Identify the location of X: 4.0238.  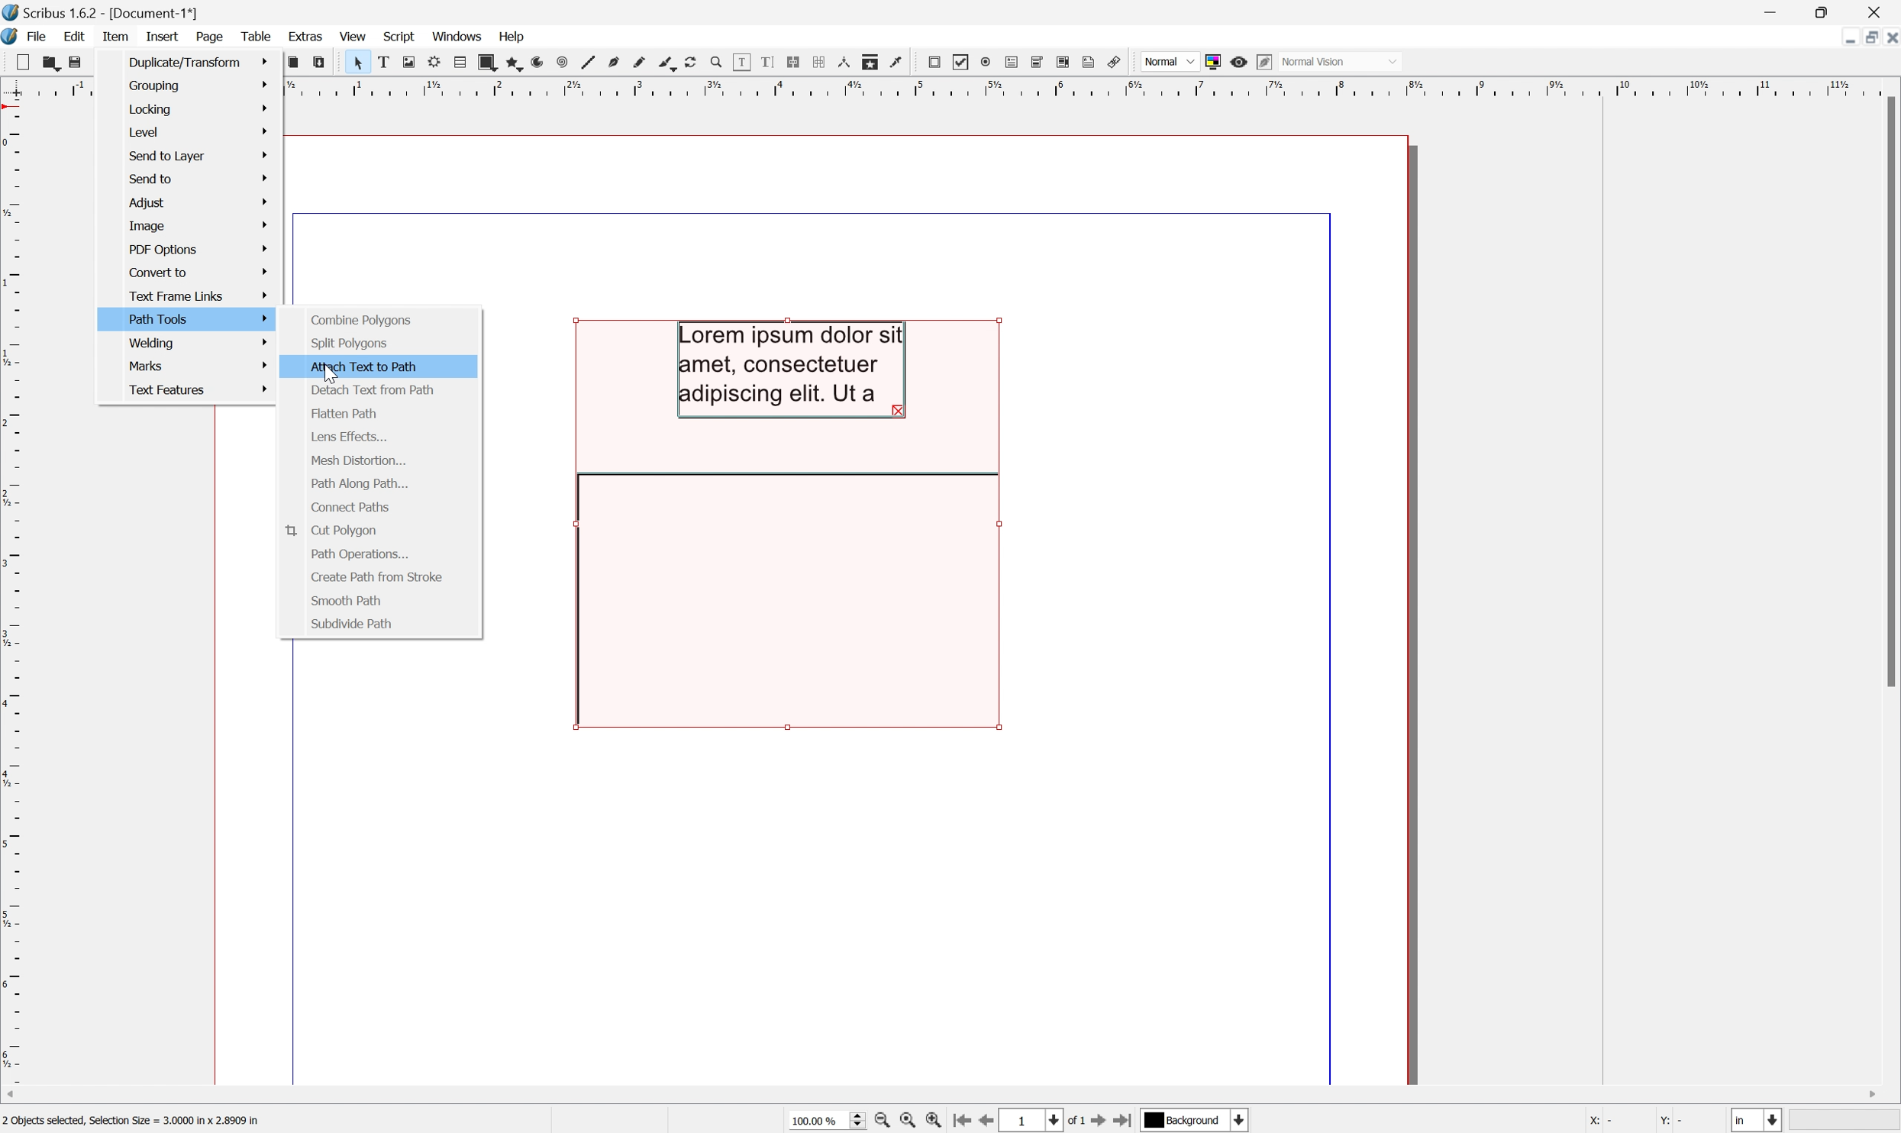
(1612, 1122).